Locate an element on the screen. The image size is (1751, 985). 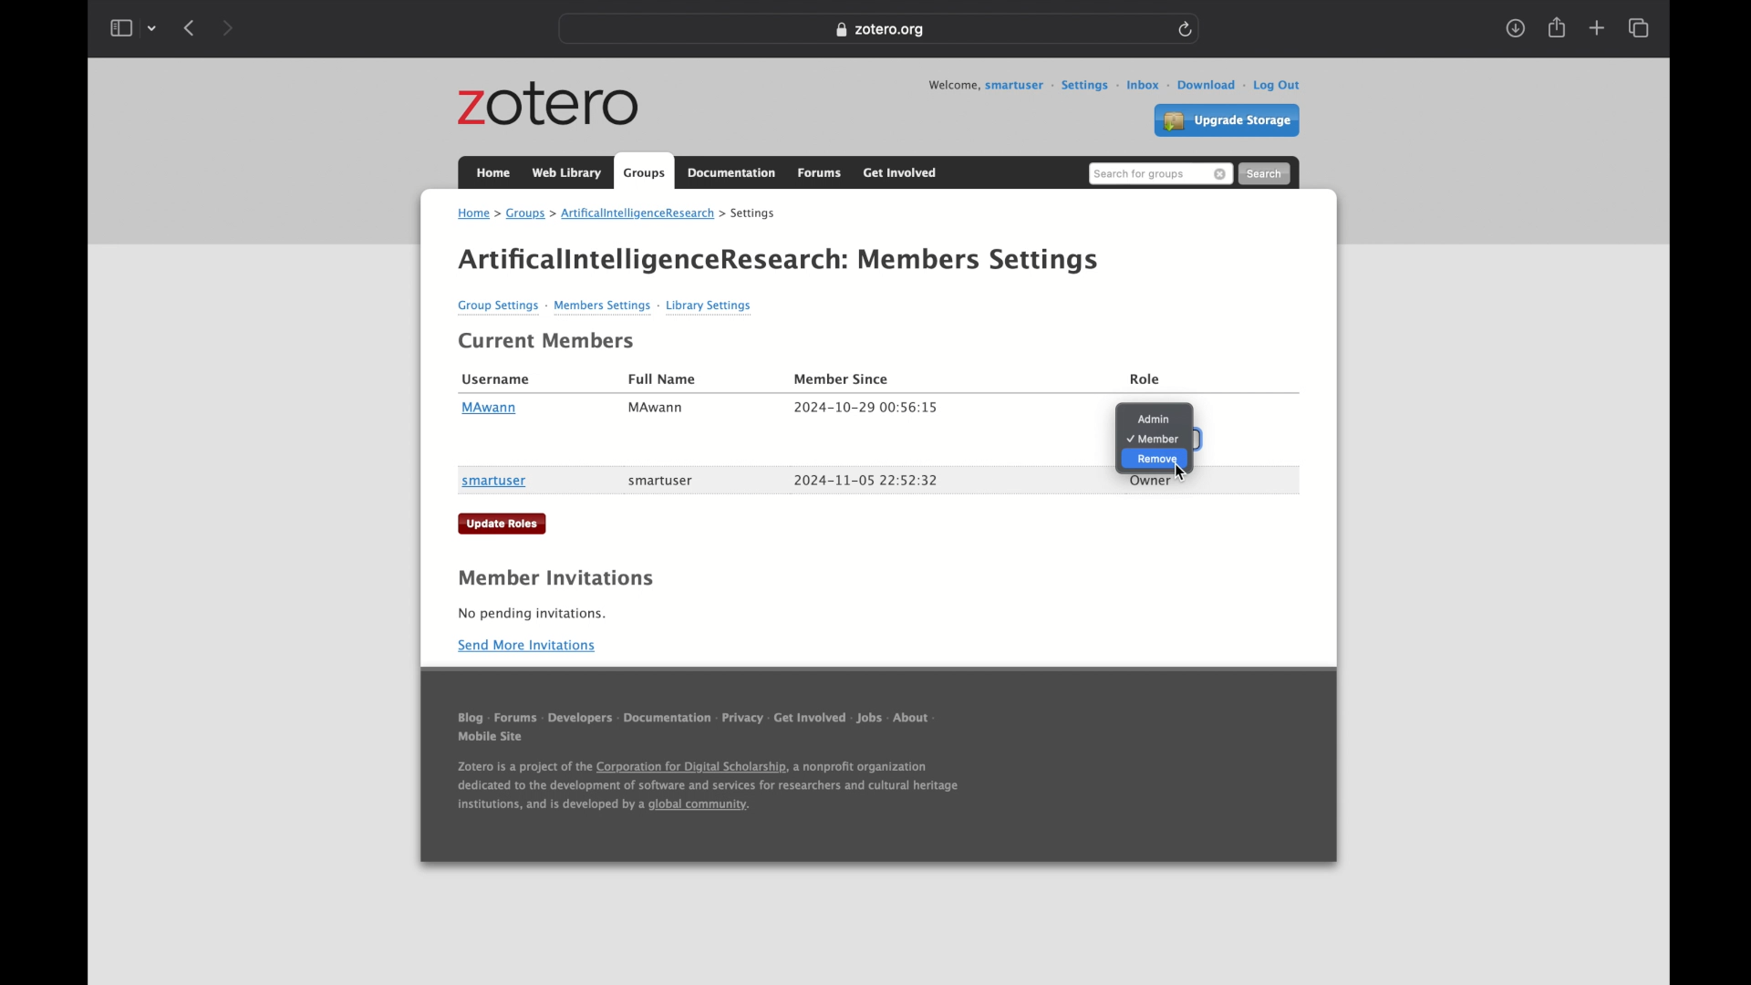
back is located at coordinates (189, 27).